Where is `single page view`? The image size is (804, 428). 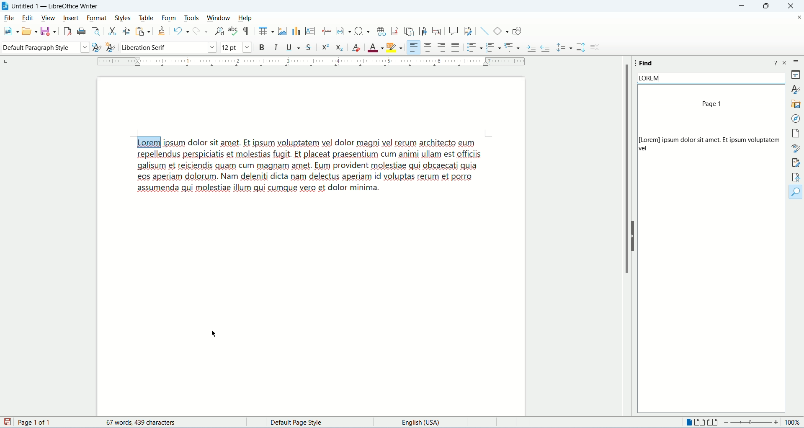
single page view is located at coordinates (690, 423).